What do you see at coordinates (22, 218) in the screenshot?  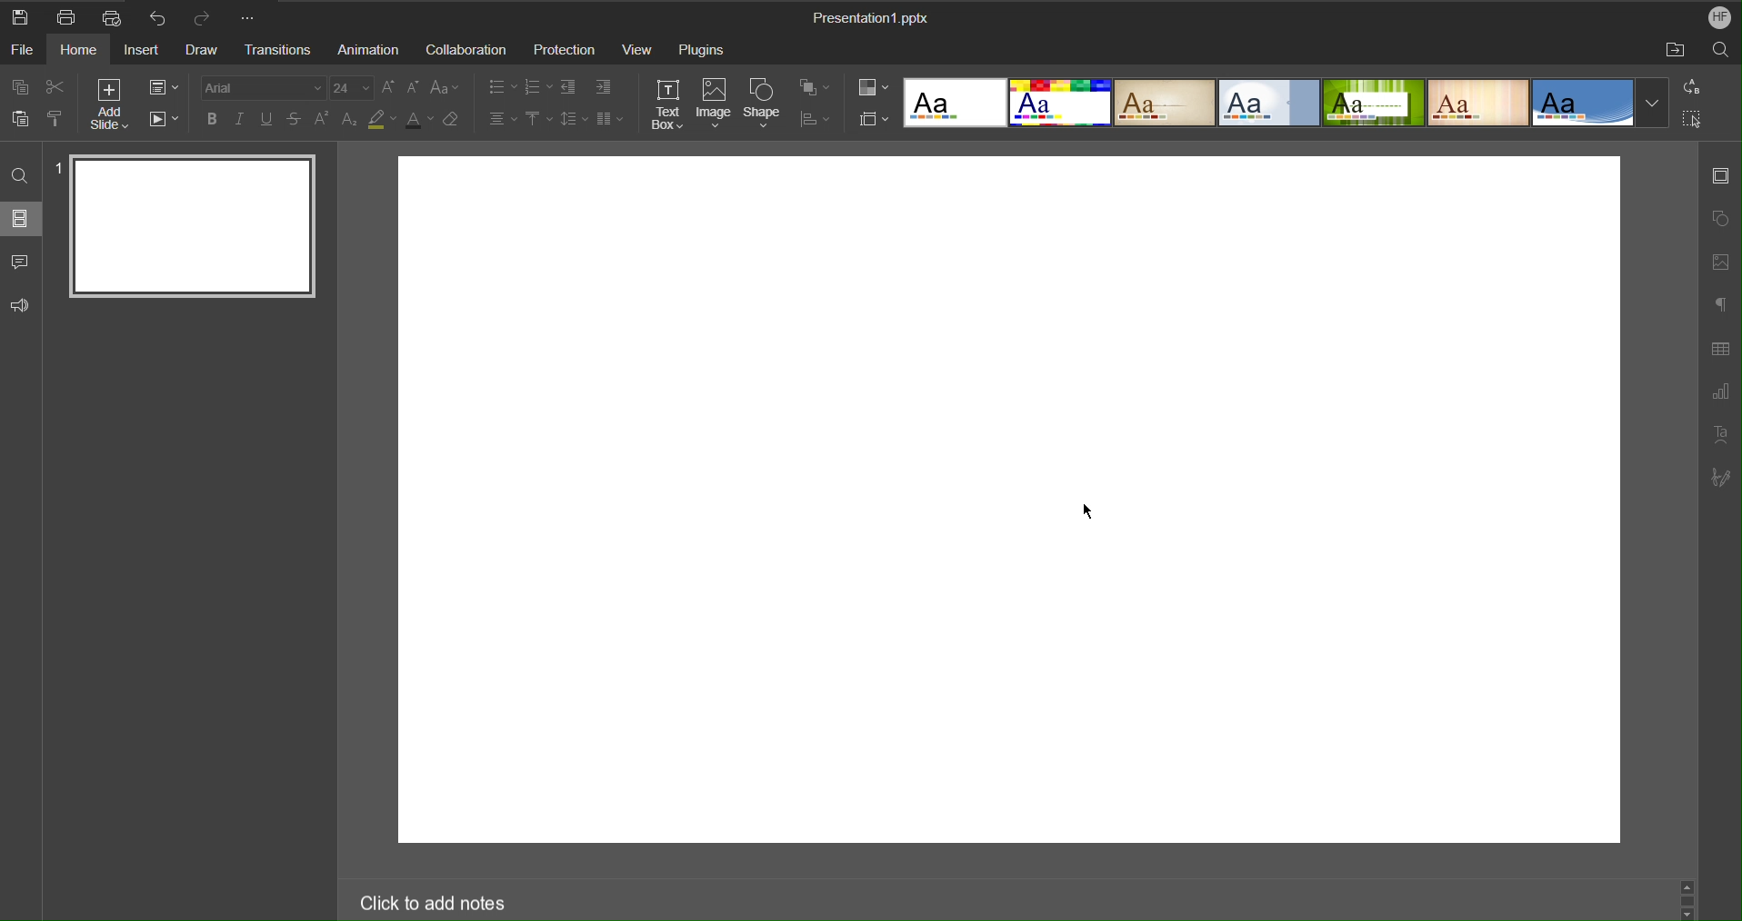 I see `Slides` at bounding box center [22, 218].